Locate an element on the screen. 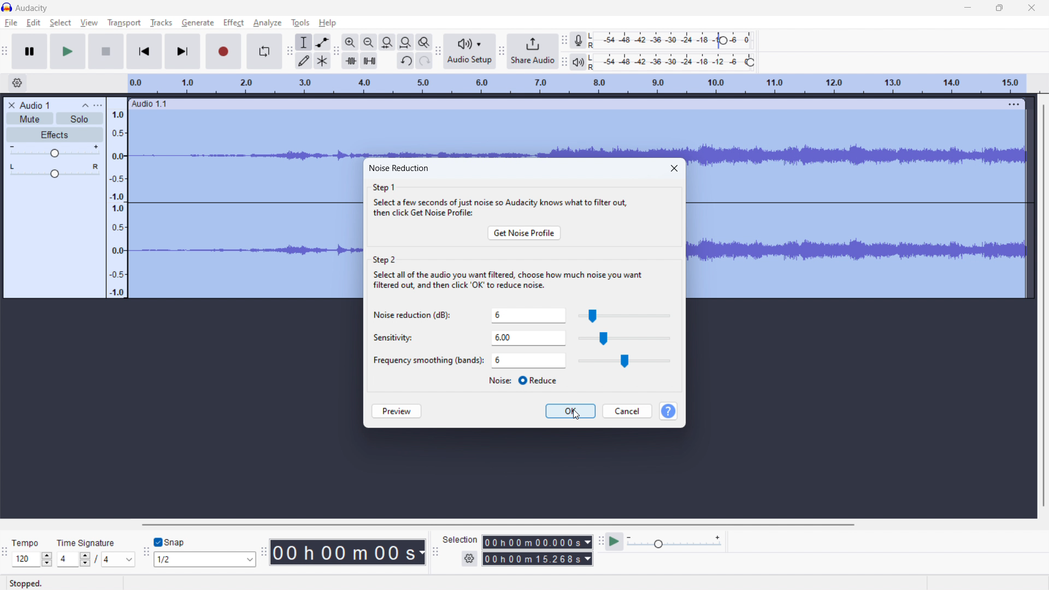  sensitivity is located at coordinates (390, 338).